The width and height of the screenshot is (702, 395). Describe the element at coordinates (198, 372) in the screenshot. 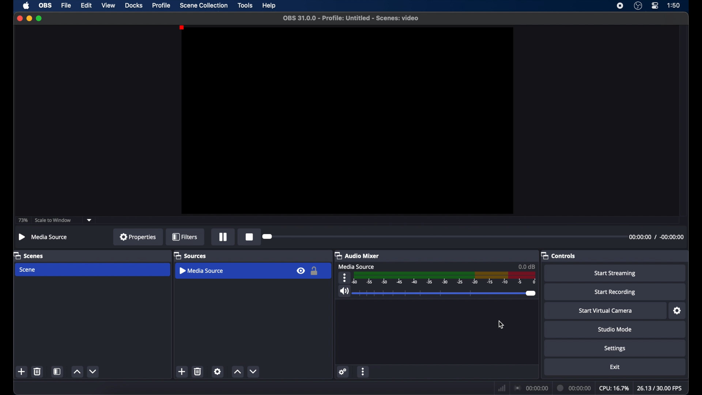

I see `delete` at that location.